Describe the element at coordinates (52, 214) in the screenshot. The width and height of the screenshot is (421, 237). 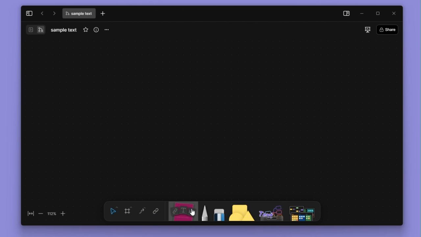
I see `112%` at that location.